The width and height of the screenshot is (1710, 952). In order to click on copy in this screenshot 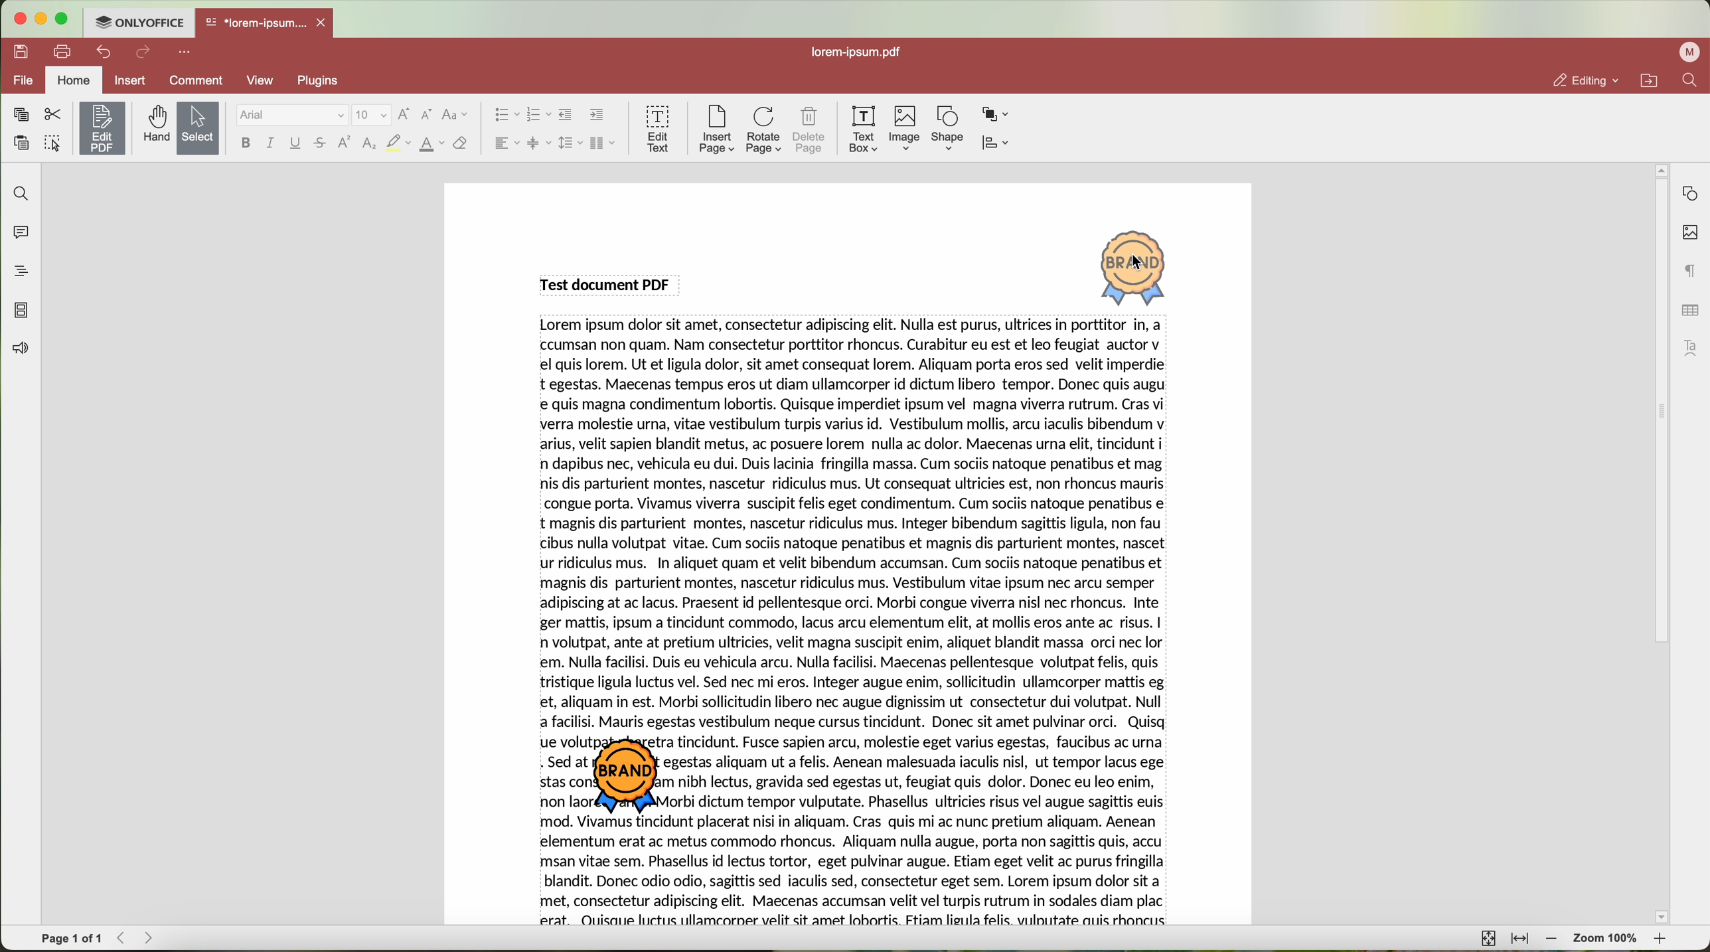, I will do `click(21, 115)`.